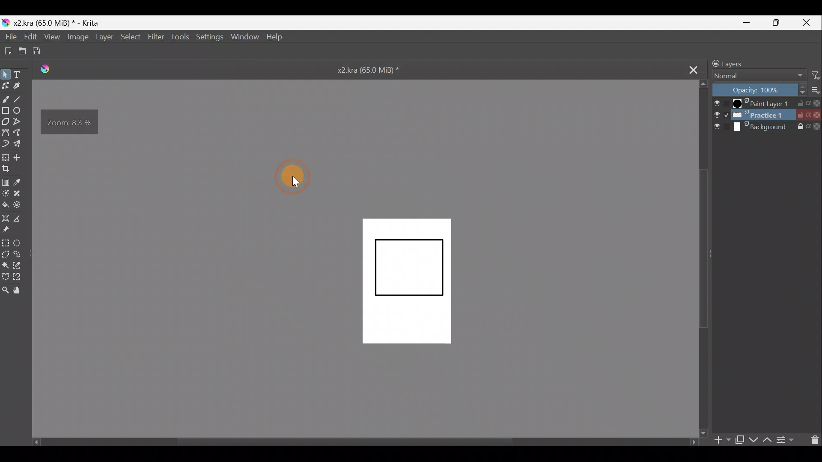 The image size is (822, 462). I want to click on Sample a colour, so click(22, 182).